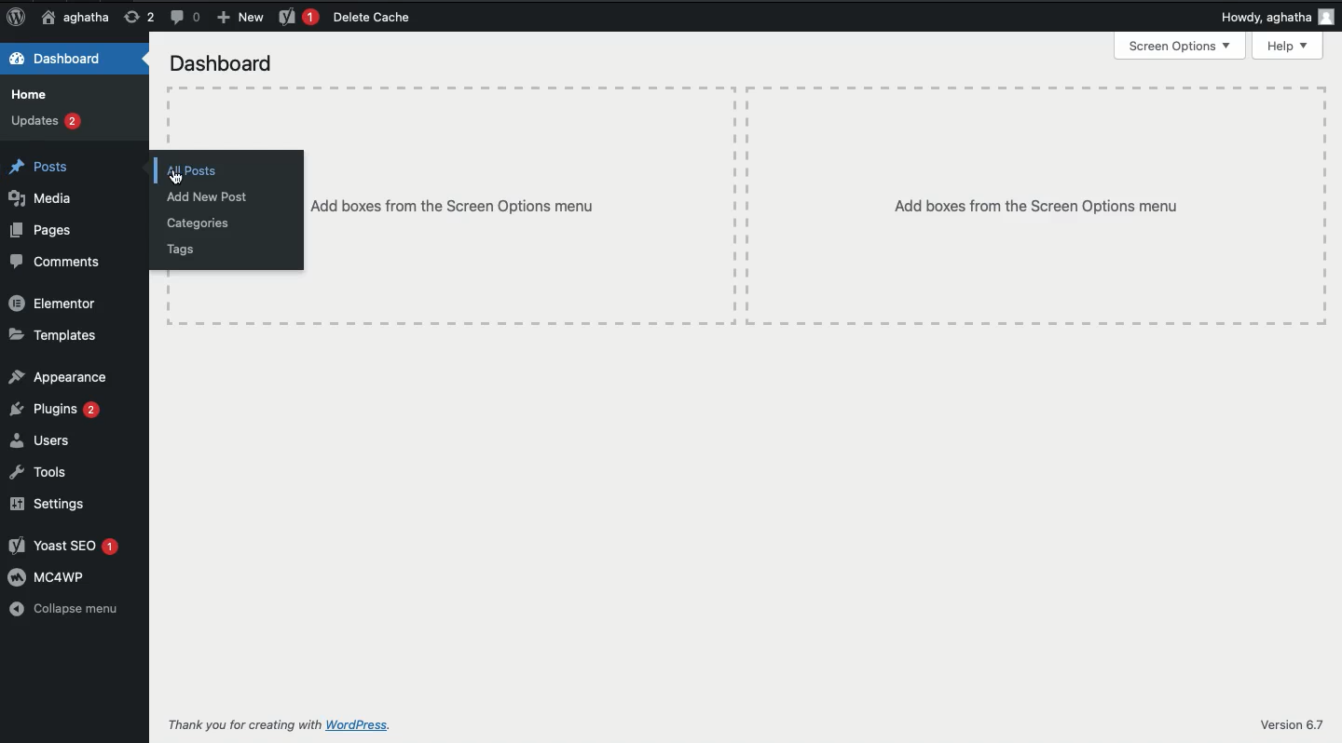 This screenshot has height=743, width=1342. Describe the element at coordinates (139, 20) in the screenshot. I see `Return` at that location.